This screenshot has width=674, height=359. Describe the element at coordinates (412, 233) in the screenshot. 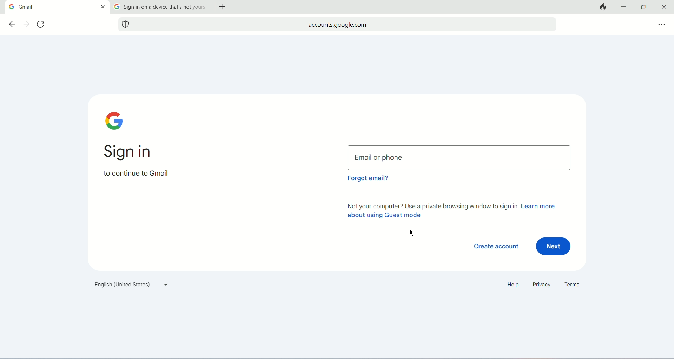

I see `mouse pointer` at that location.